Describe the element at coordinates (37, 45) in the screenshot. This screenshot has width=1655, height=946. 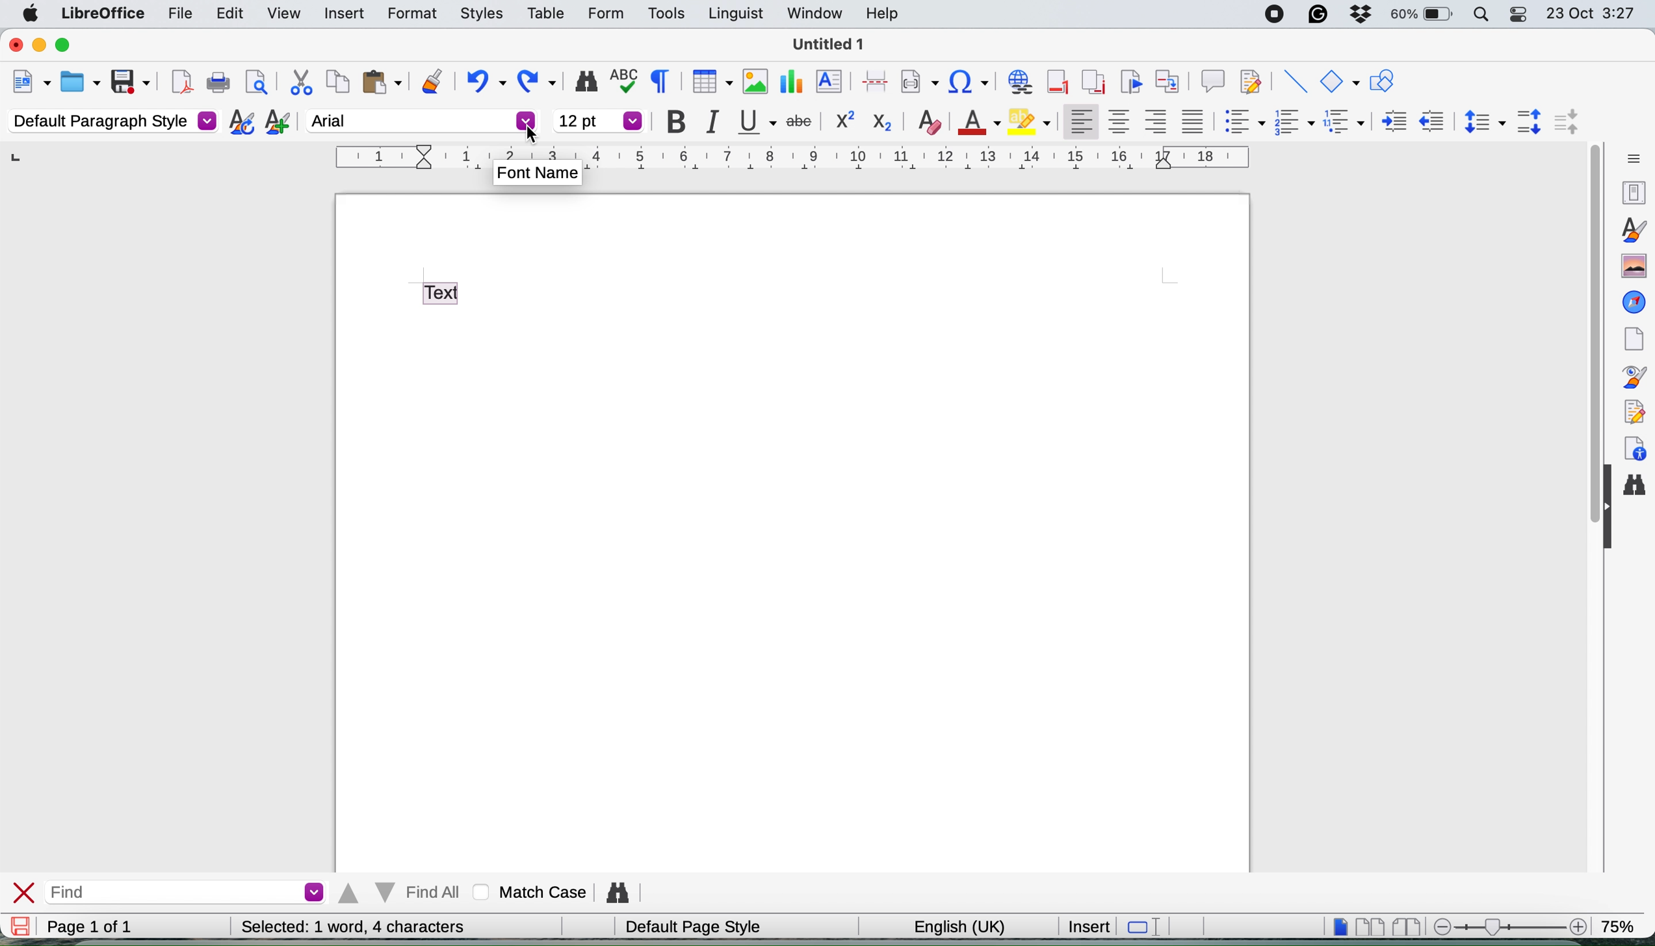
I see `minimise` at that location.